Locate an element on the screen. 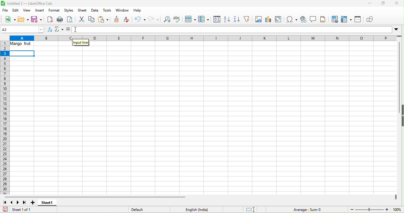 Image resolution: width=404 pixels, height=213 pixels. maximize is located at coordinates (382, 4).